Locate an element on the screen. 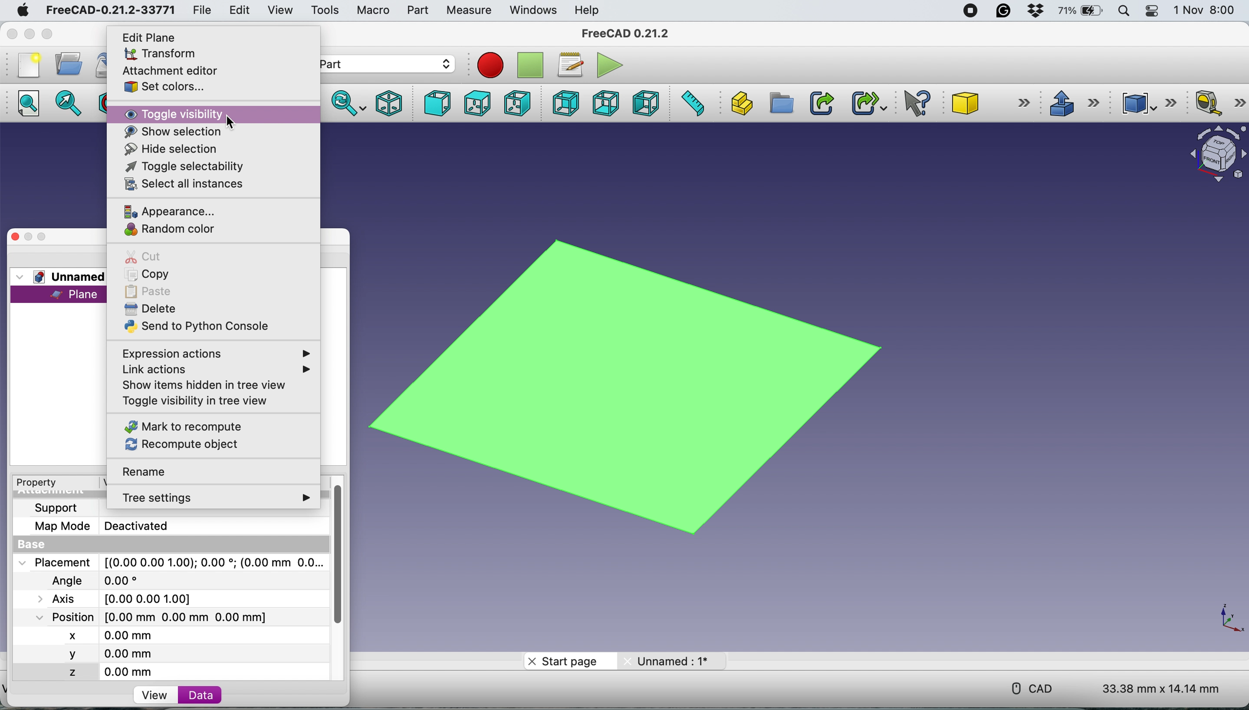  make link is located at coordinates (822, 104).